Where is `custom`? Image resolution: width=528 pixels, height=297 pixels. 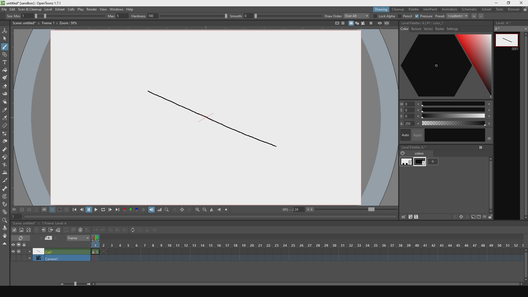
custom is located at coordinates (458, 17).